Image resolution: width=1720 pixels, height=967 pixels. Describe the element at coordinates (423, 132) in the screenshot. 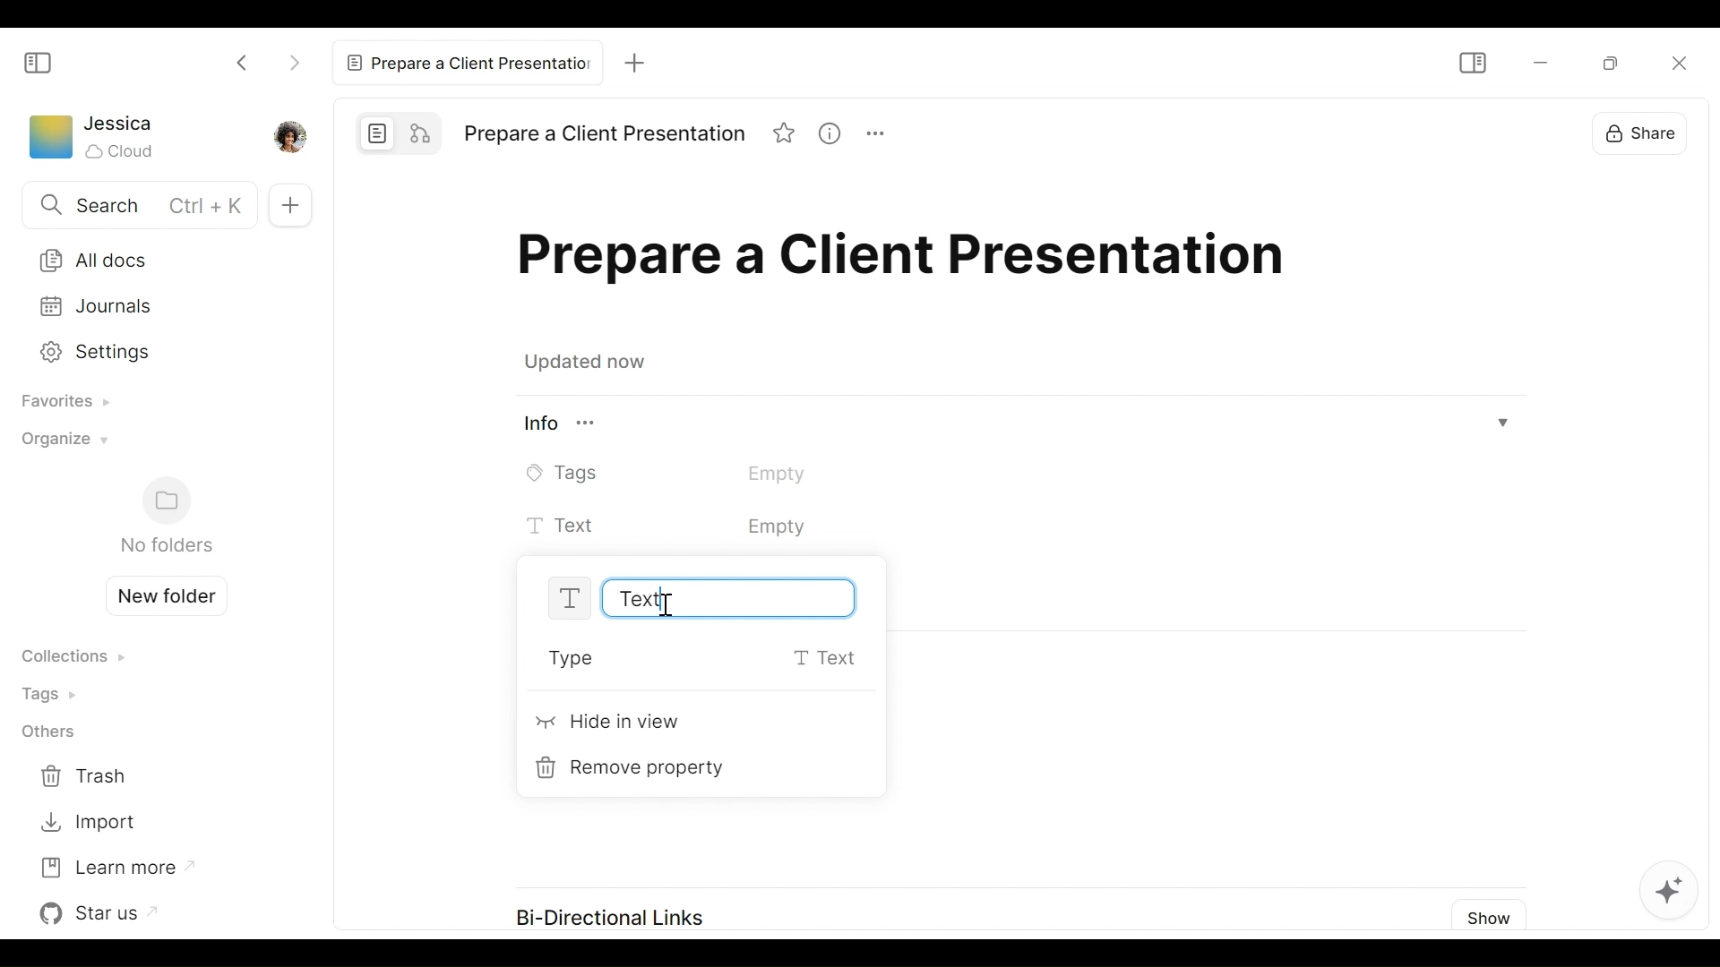

I see `Edgeless mode` at that location.